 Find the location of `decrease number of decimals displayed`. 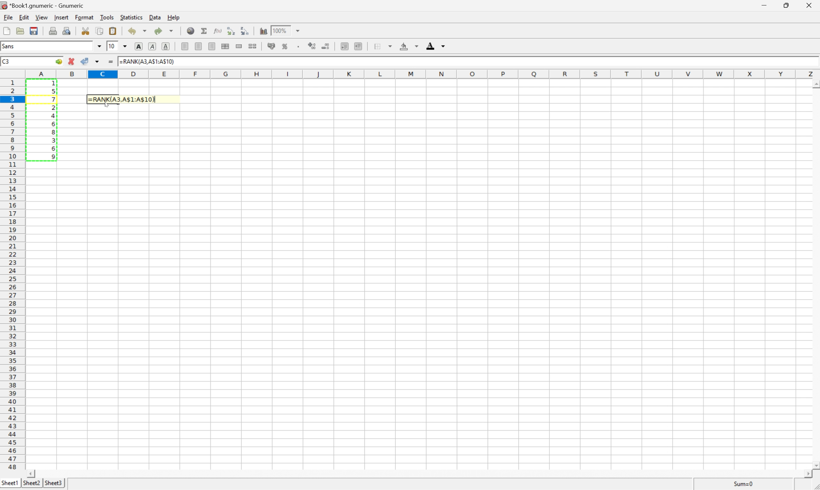

decrease number of decimals displayed is located at coordinates (327, 46).